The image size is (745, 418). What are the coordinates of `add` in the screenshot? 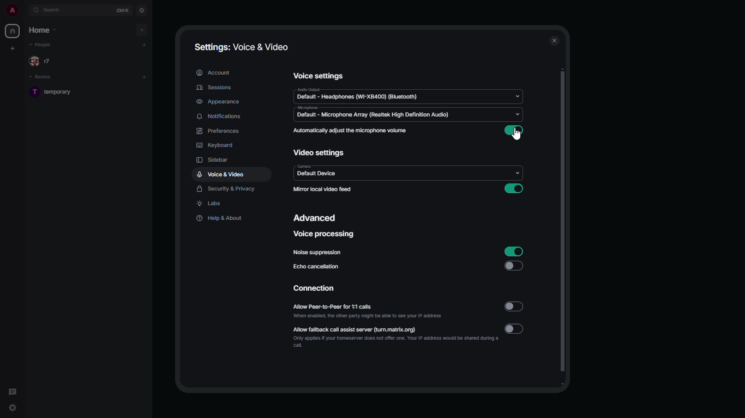 It's located at (143, 30).